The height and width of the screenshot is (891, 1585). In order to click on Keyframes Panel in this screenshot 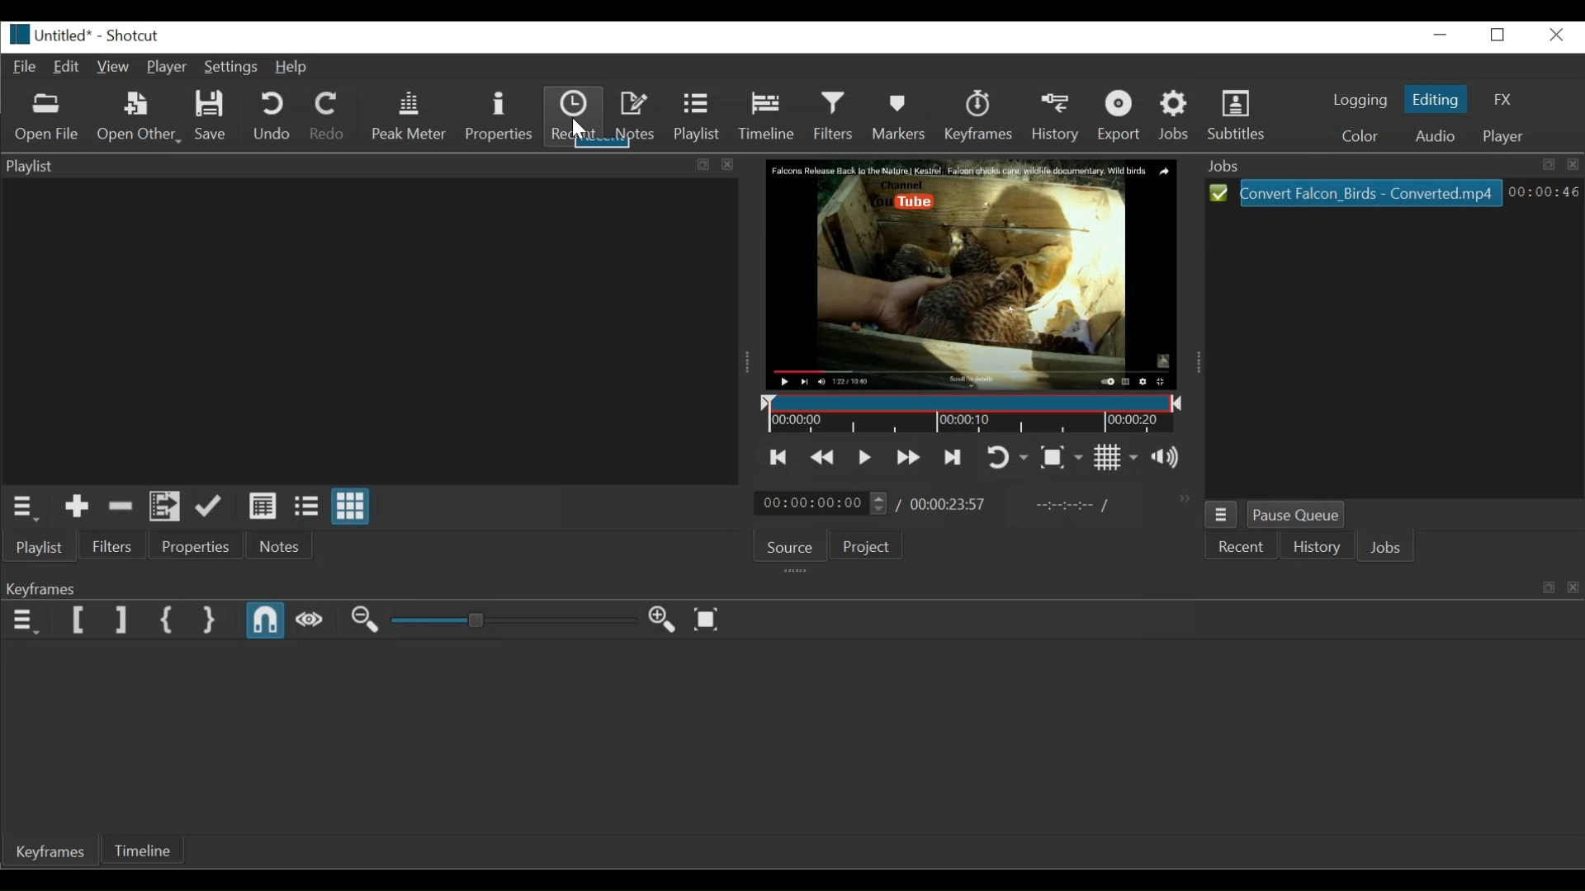, I will do `click(789, 588)`.